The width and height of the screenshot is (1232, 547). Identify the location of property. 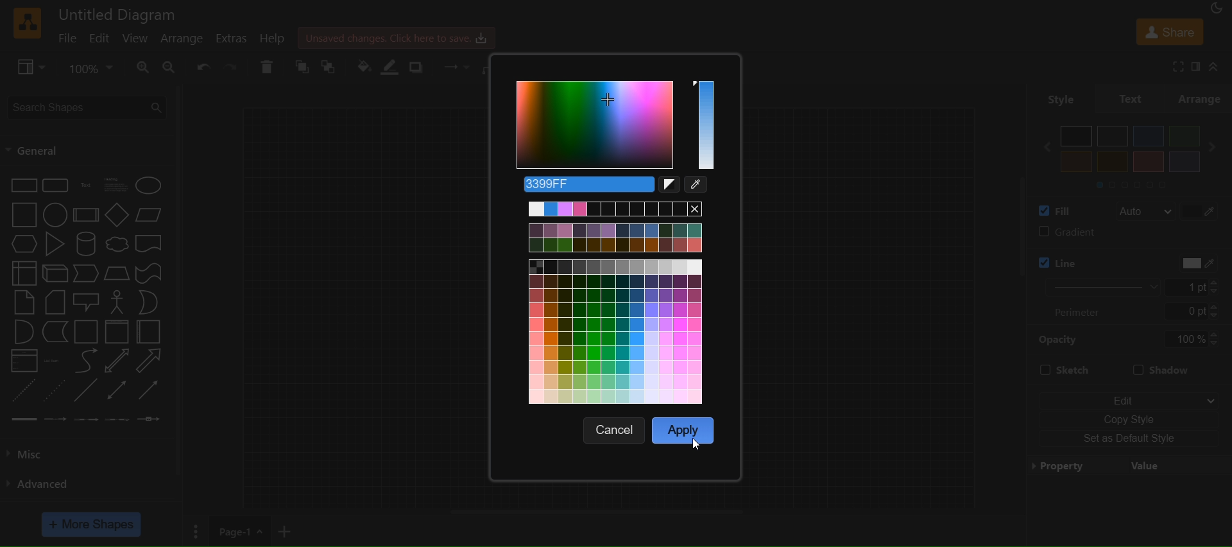
(1129, 465).